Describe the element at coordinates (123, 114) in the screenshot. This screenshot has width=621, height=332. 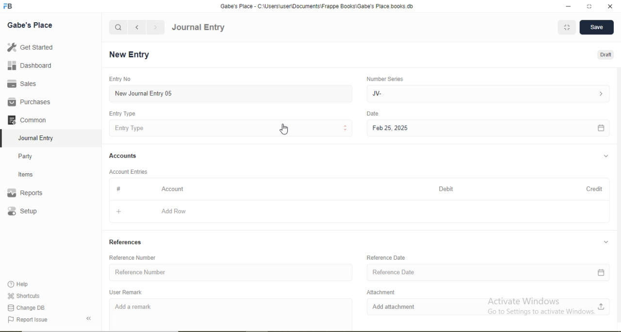
I see `Entry Type` at that location.